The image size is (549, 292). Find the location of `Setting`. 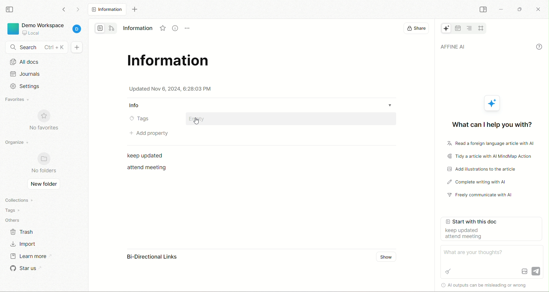

Setting is located at coordinates (25, 86).